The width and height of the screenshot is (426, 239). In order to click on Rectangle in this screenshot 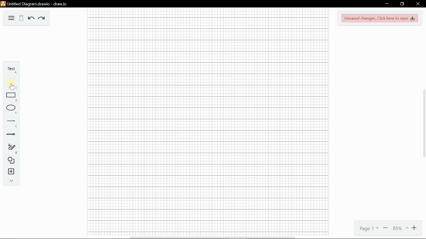, I will do `click(11, 95)`.